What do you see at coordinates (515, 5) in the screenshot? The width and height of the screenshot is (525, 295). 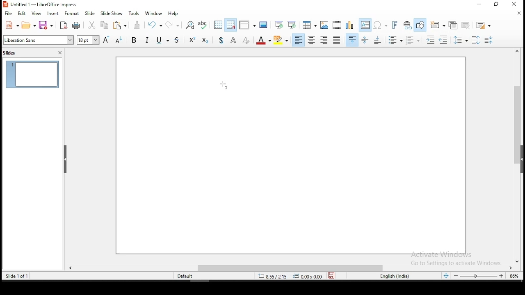 I see `close window` at bounding box center [515, 5].